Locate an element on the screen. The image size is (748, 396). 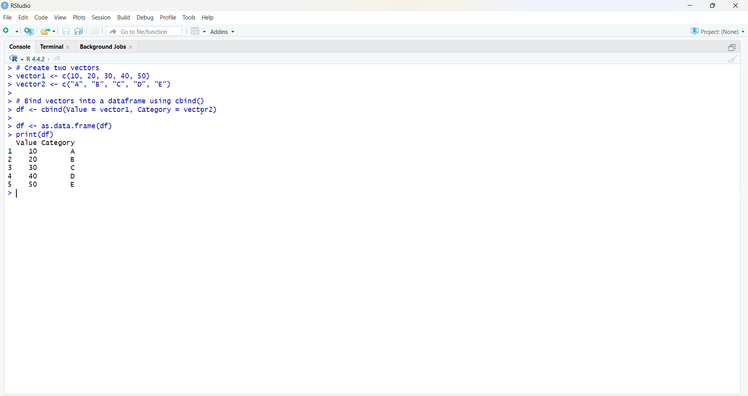
open existing document is located at coordinates (48, 32).